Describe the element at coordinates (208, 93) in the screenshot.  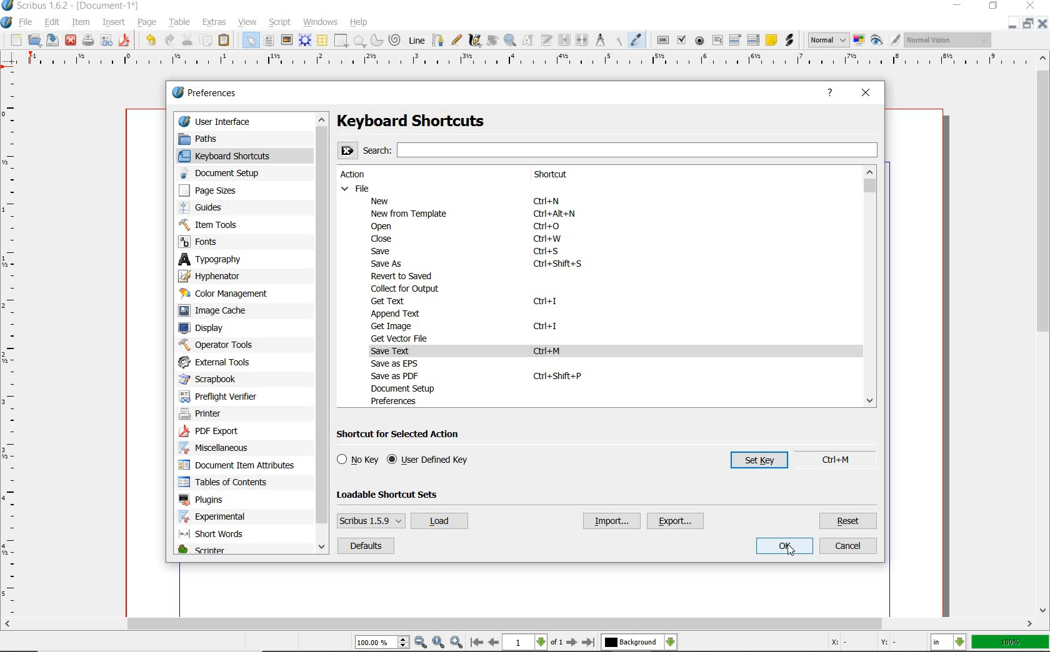
I see `preferences` at that location.